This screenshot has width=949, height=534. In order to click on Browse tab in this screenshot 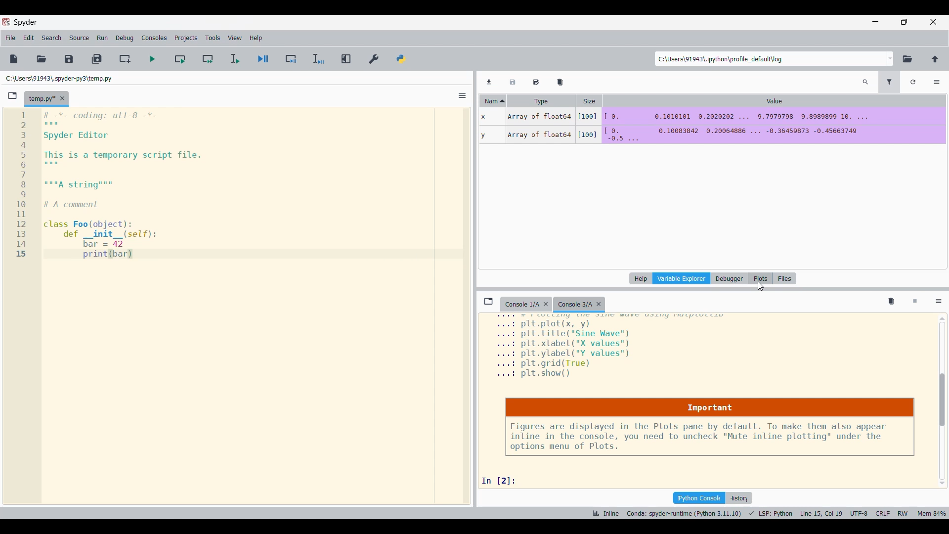, I will do `click(13, 96)`.